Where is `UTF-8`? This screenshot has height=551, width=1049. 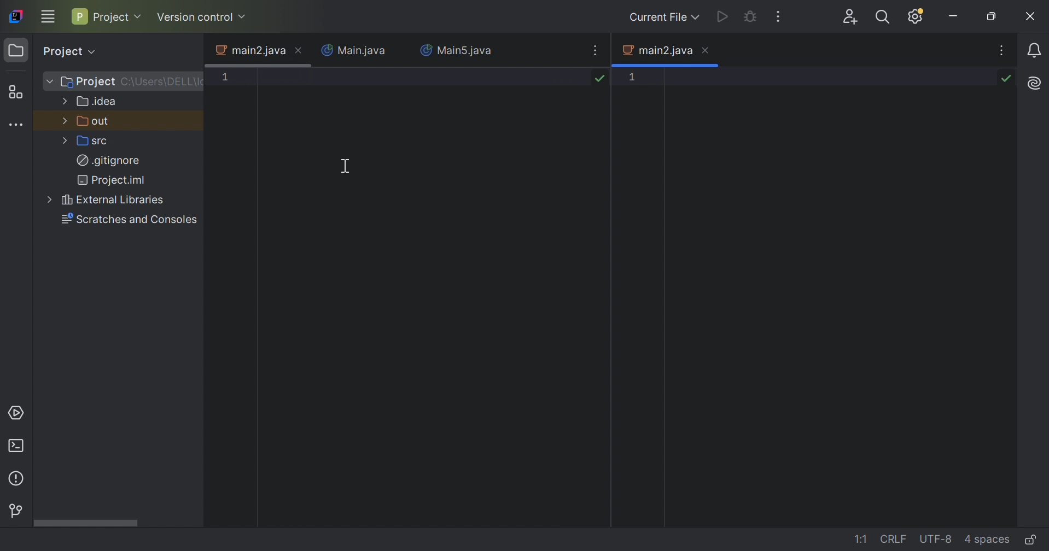 UTF-8 is located at coordinates (937, 539).